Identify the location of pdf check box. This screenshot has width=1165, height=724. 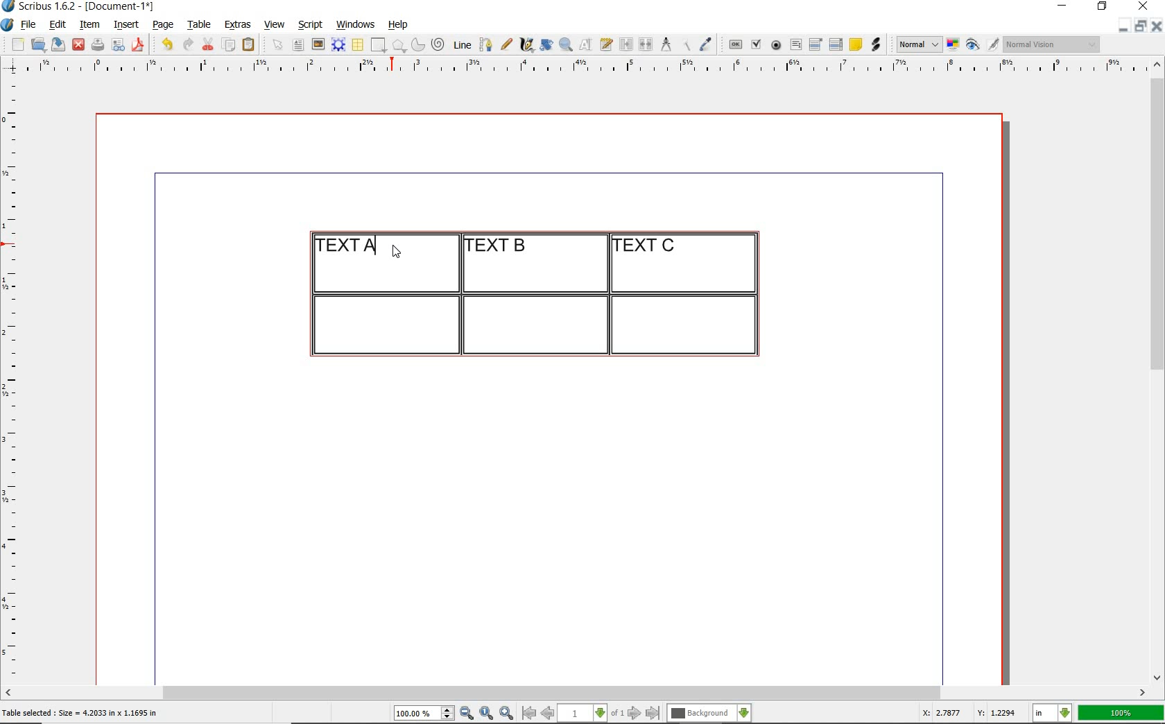
(755, 45).